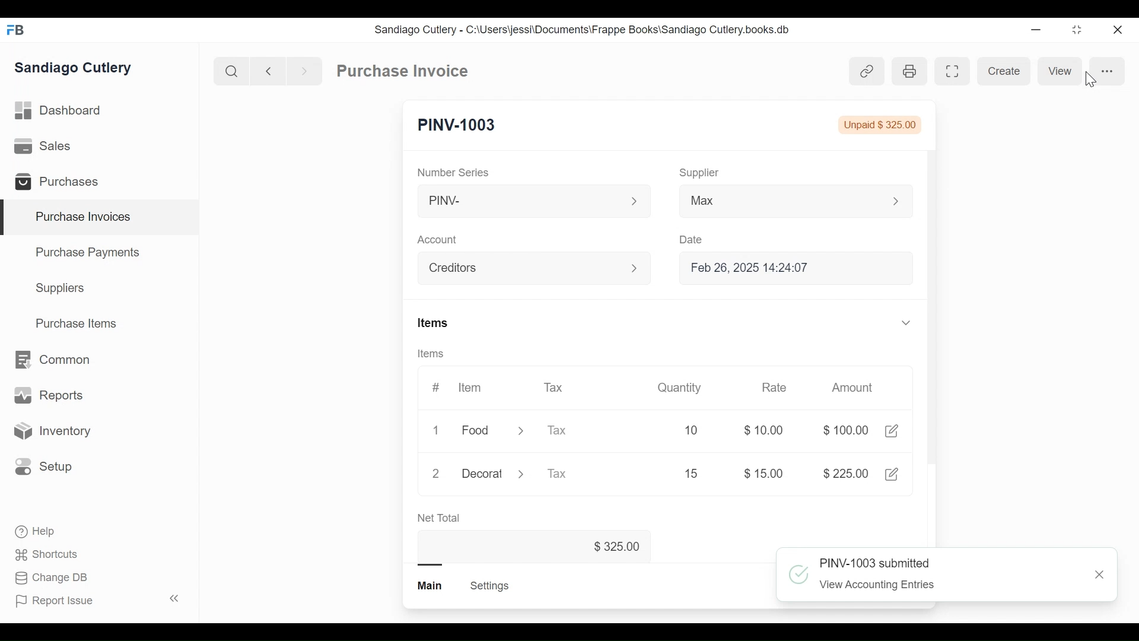 The height and width of the screenshot is (641, 1139). Describe the element at coordinates (436, 386) in the screenshot. I see `#` at that location.